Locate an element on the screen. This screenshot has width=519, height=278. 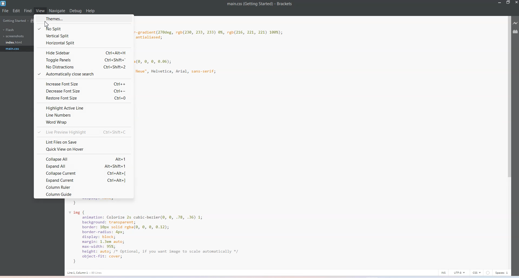
Lint files on save is located at coordinates (83, 141).